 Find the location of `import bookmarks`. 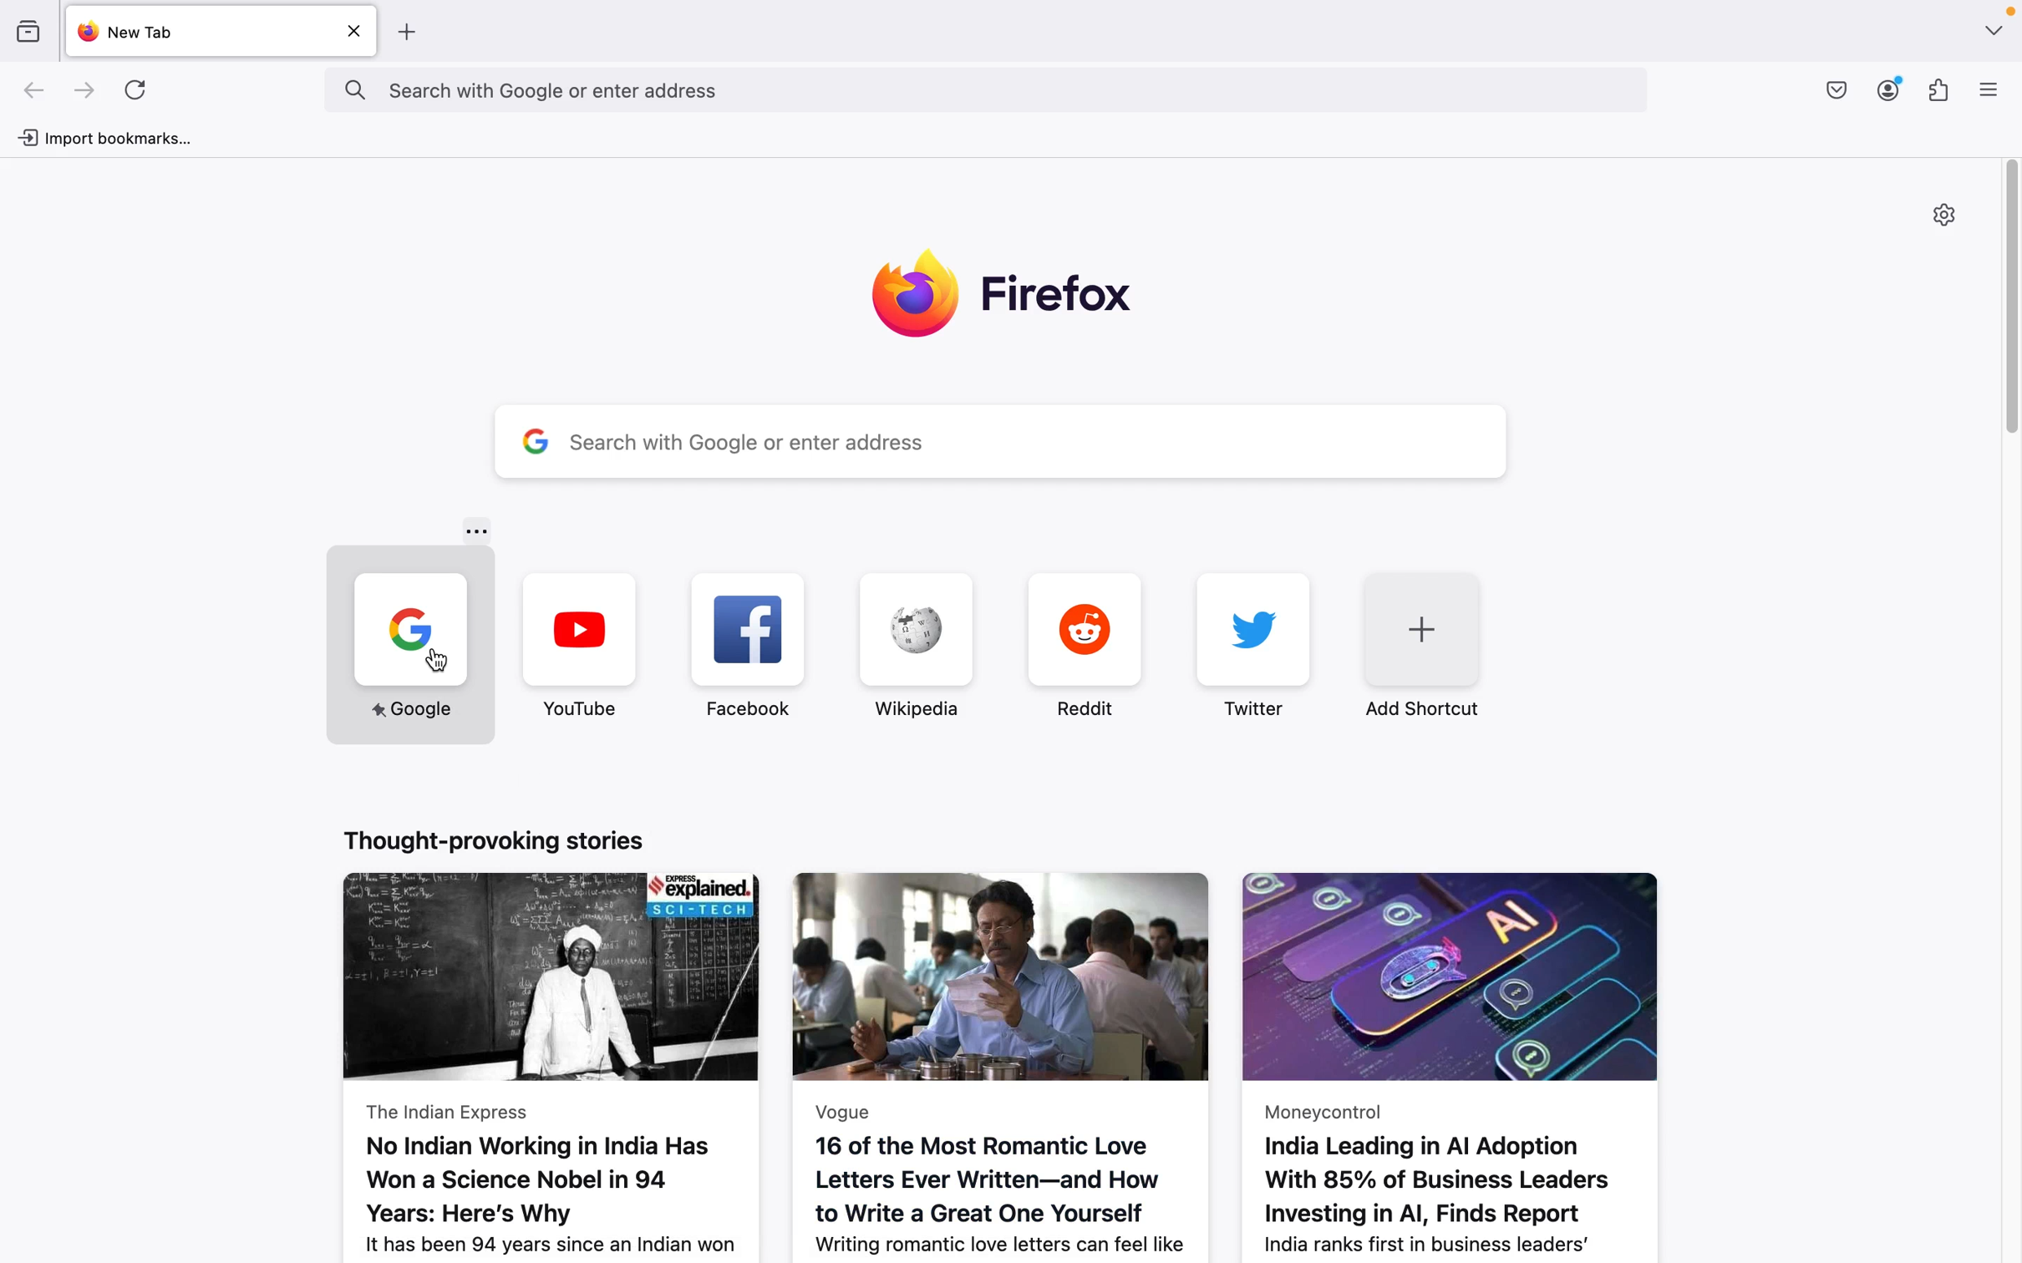

import bookmarks is located at coordinates (119, 137).